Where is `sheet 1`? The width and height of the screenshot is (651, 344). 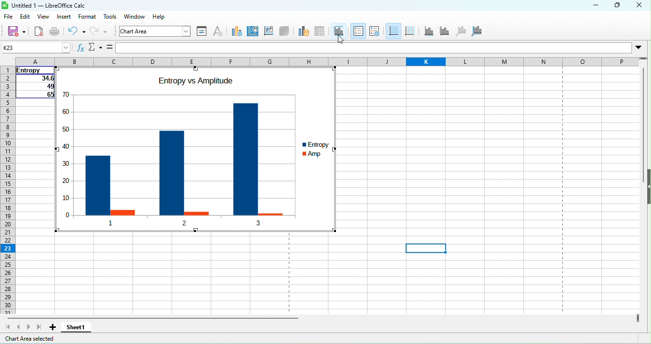 sheet 1 is located at coordinates (78, 327).